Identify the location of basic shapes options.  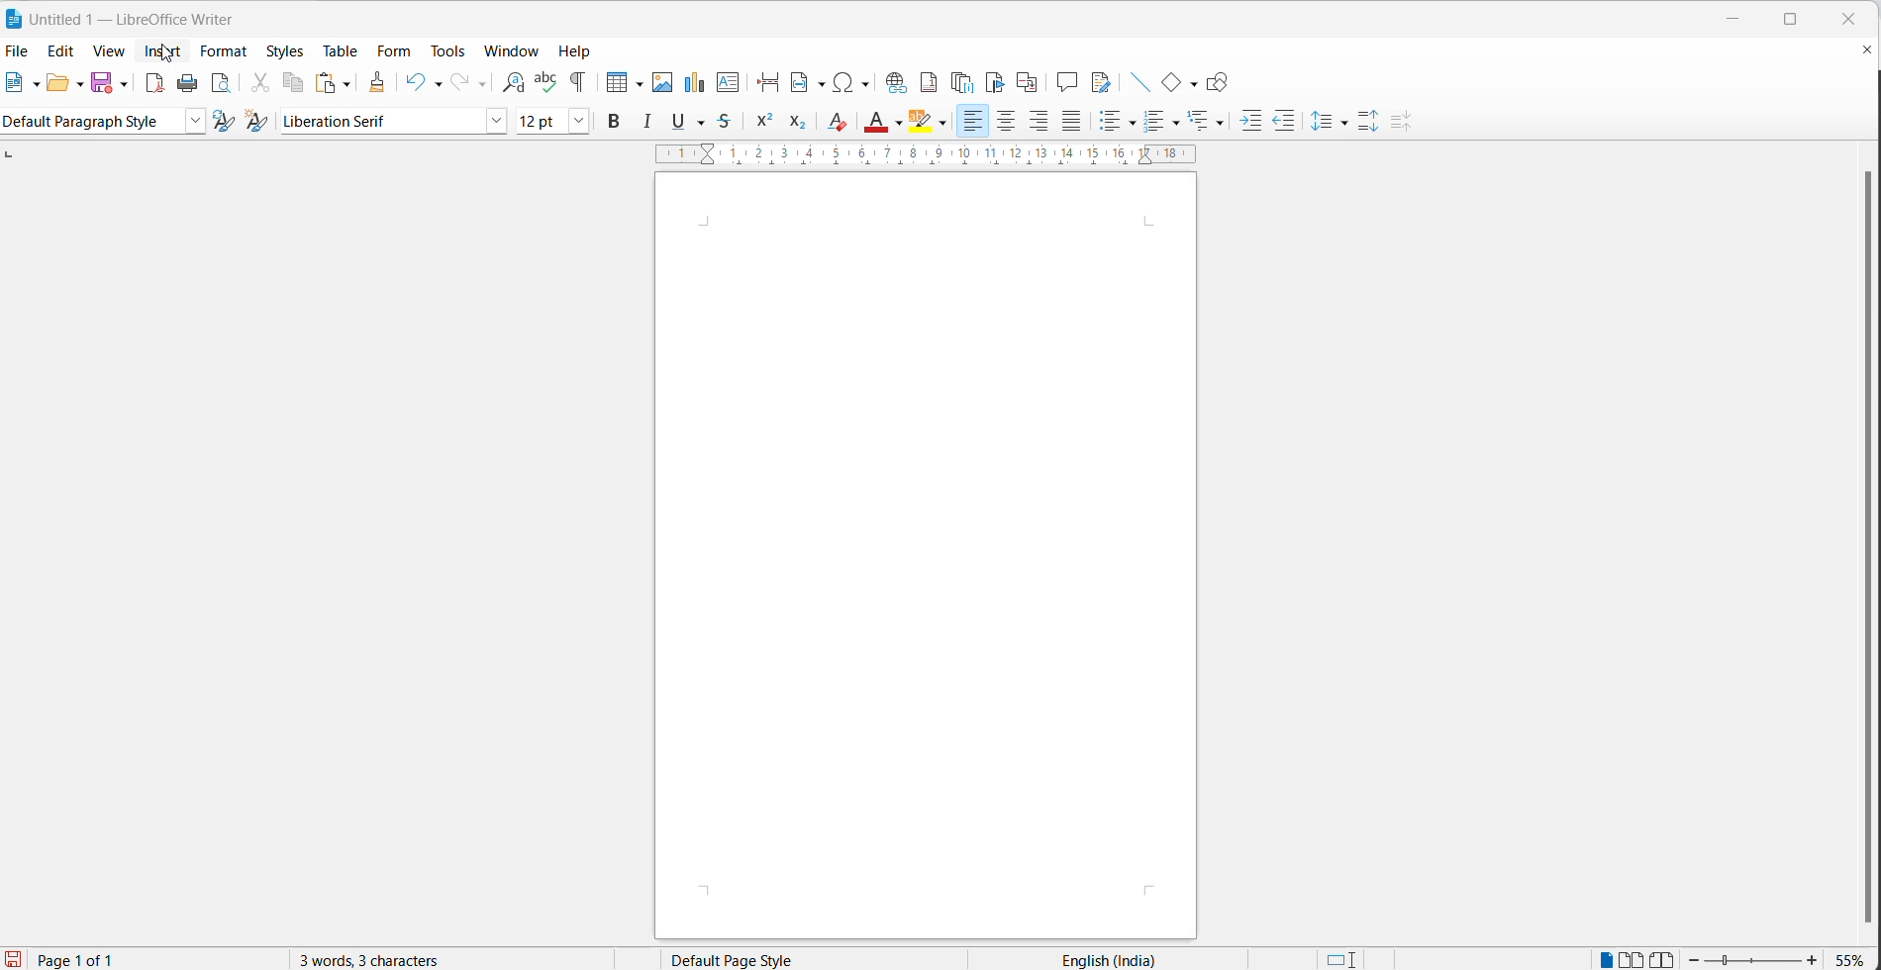
(1195, 87).